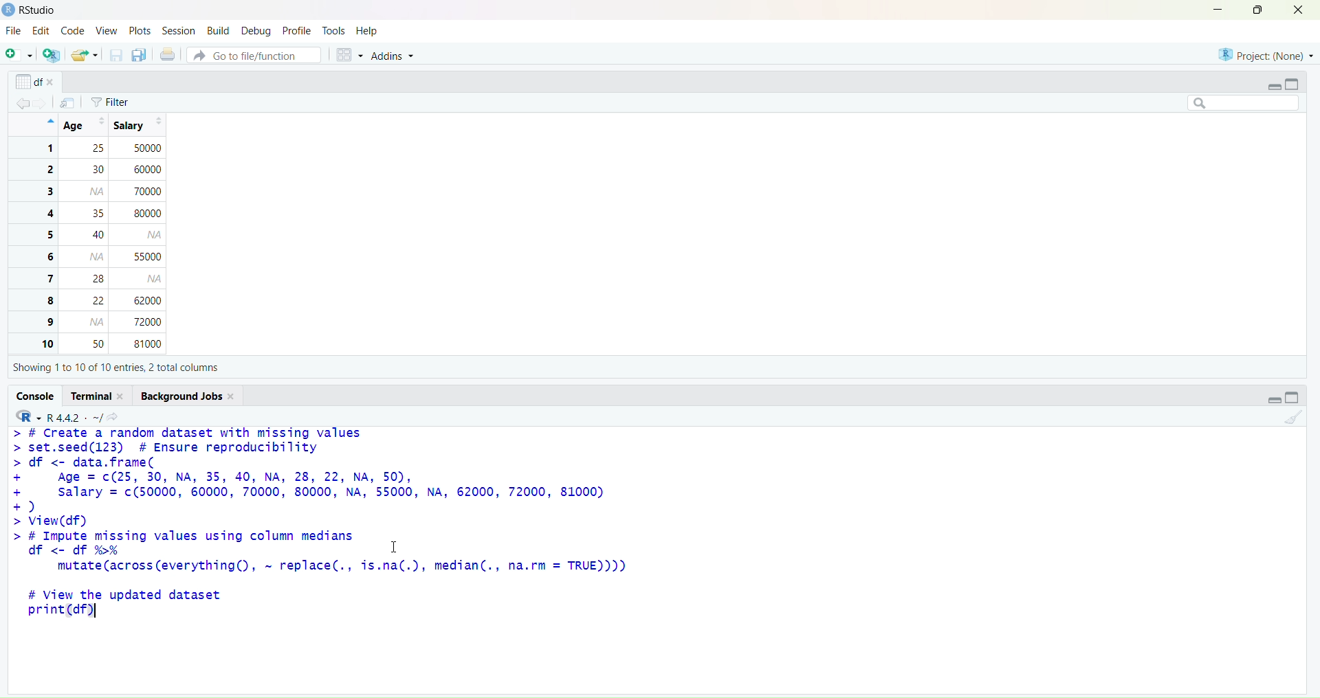  I want to click on create a new project, so click(51, 56).